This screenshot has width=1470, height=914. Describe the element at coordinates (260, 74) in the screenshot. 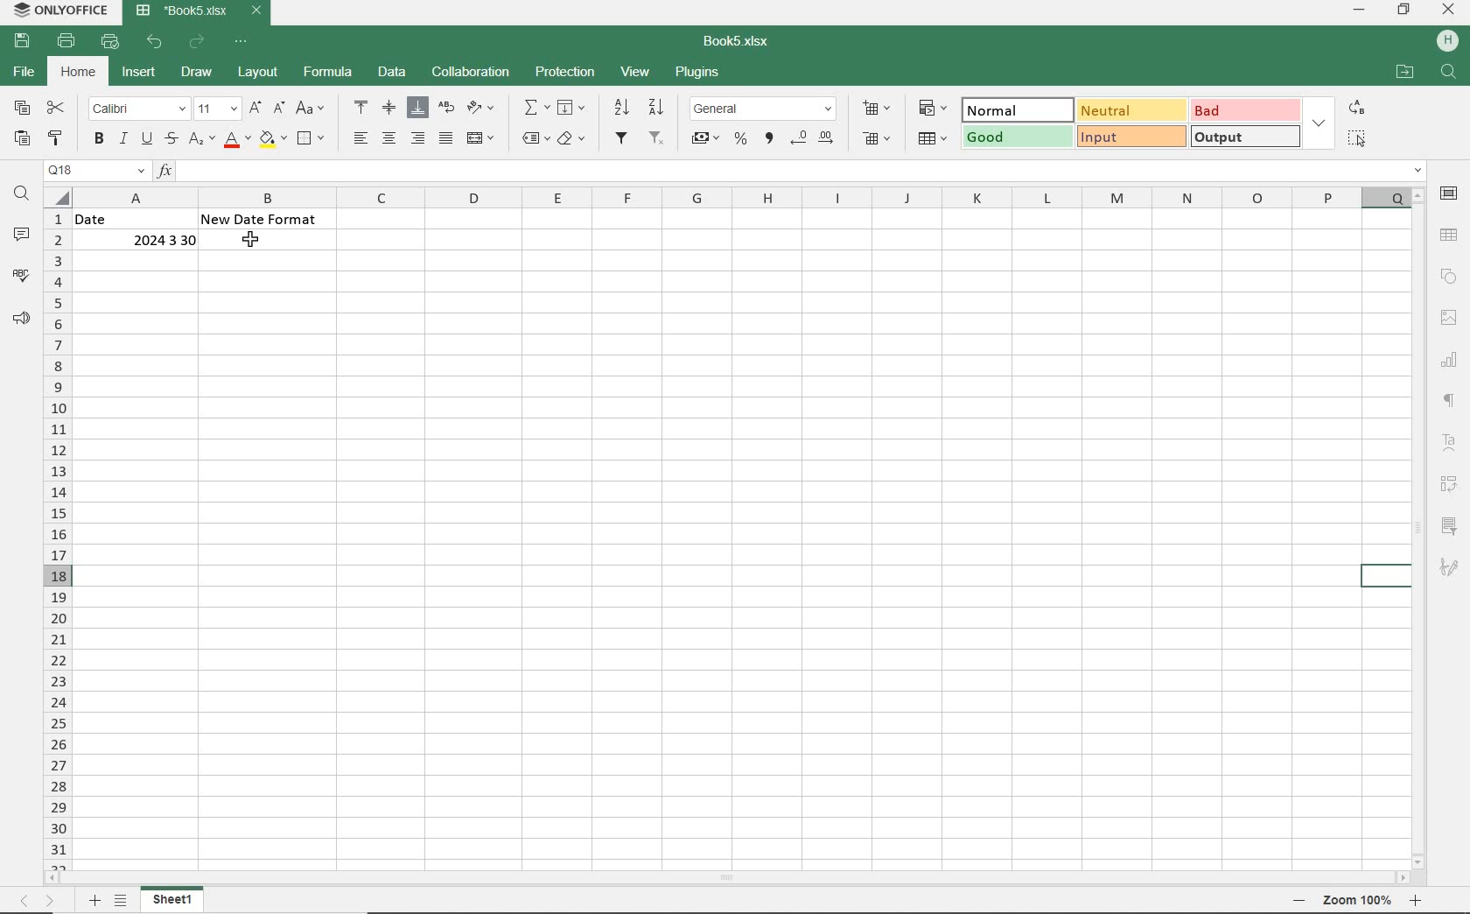

I see `LAYOUT` at that location.